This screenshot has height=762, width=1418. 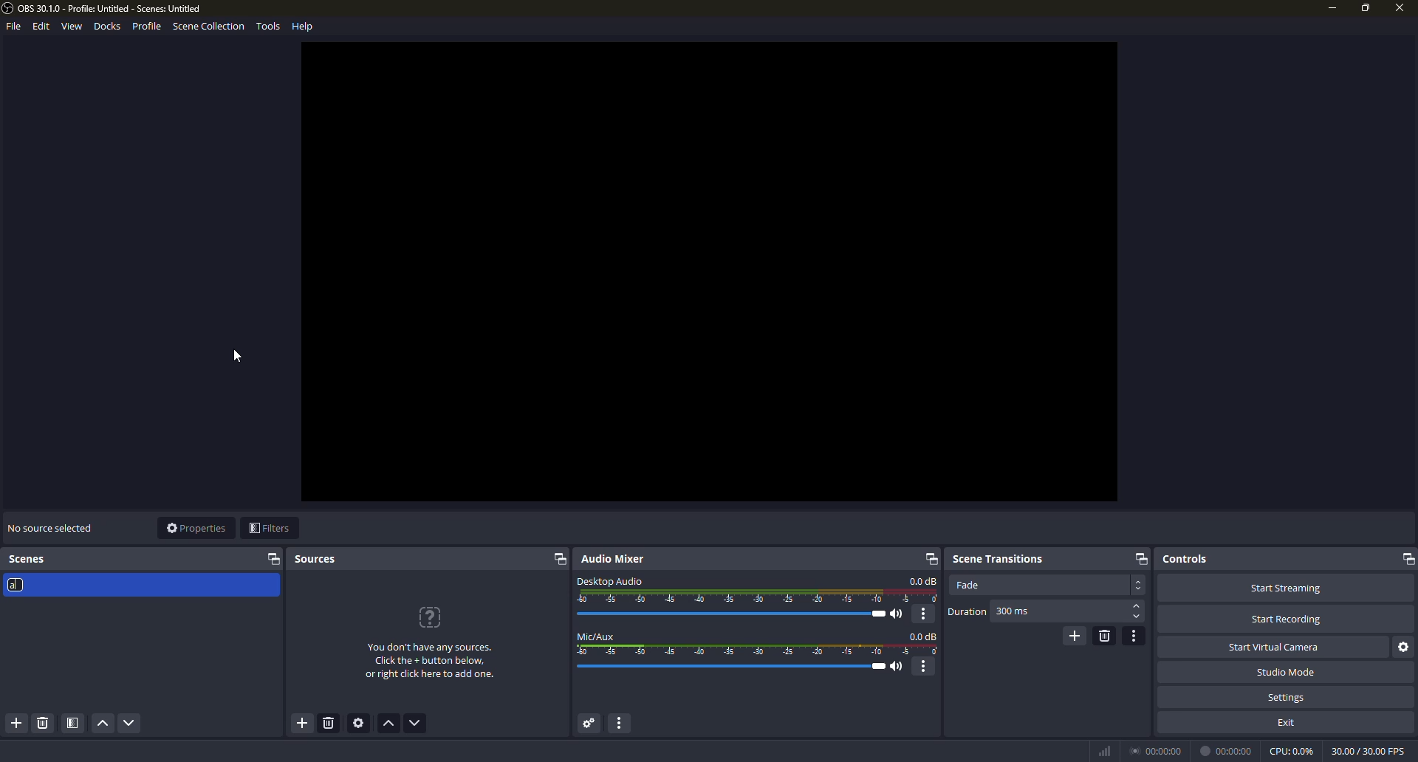 What do you see at coordinates (1103, 750) in the screenshot?
I see `network` at bounding box center [1103, 750].